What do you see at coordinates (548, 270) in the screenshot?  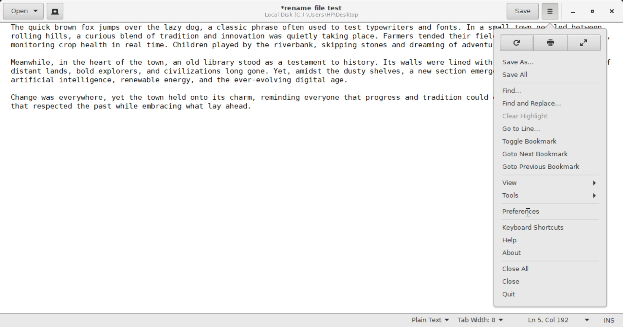 I see `Close All` at bounding box center [548, 270].